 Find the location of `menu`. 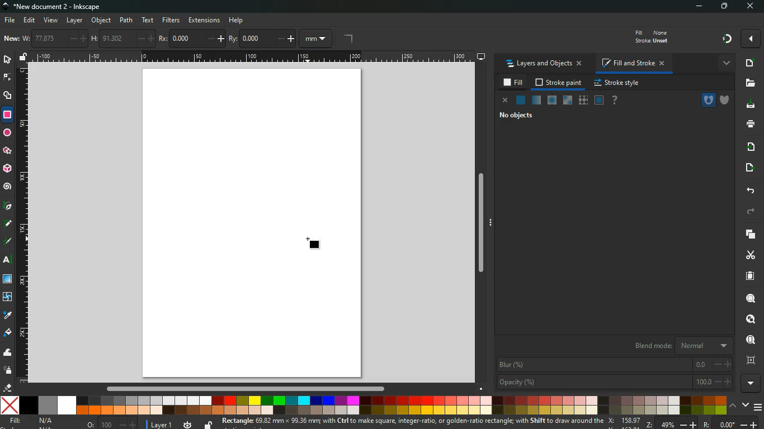

menu is located at coordinates (758, 407).